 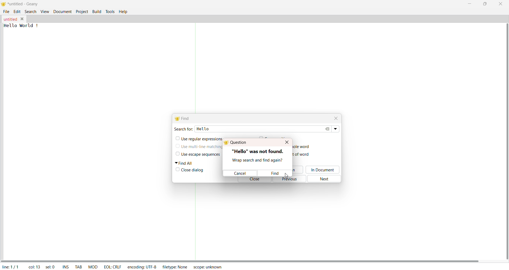 What do you see at coordinates (286, 142) in the screenshot?
I see `Close Dialog box` at bounding box center [286, 142].